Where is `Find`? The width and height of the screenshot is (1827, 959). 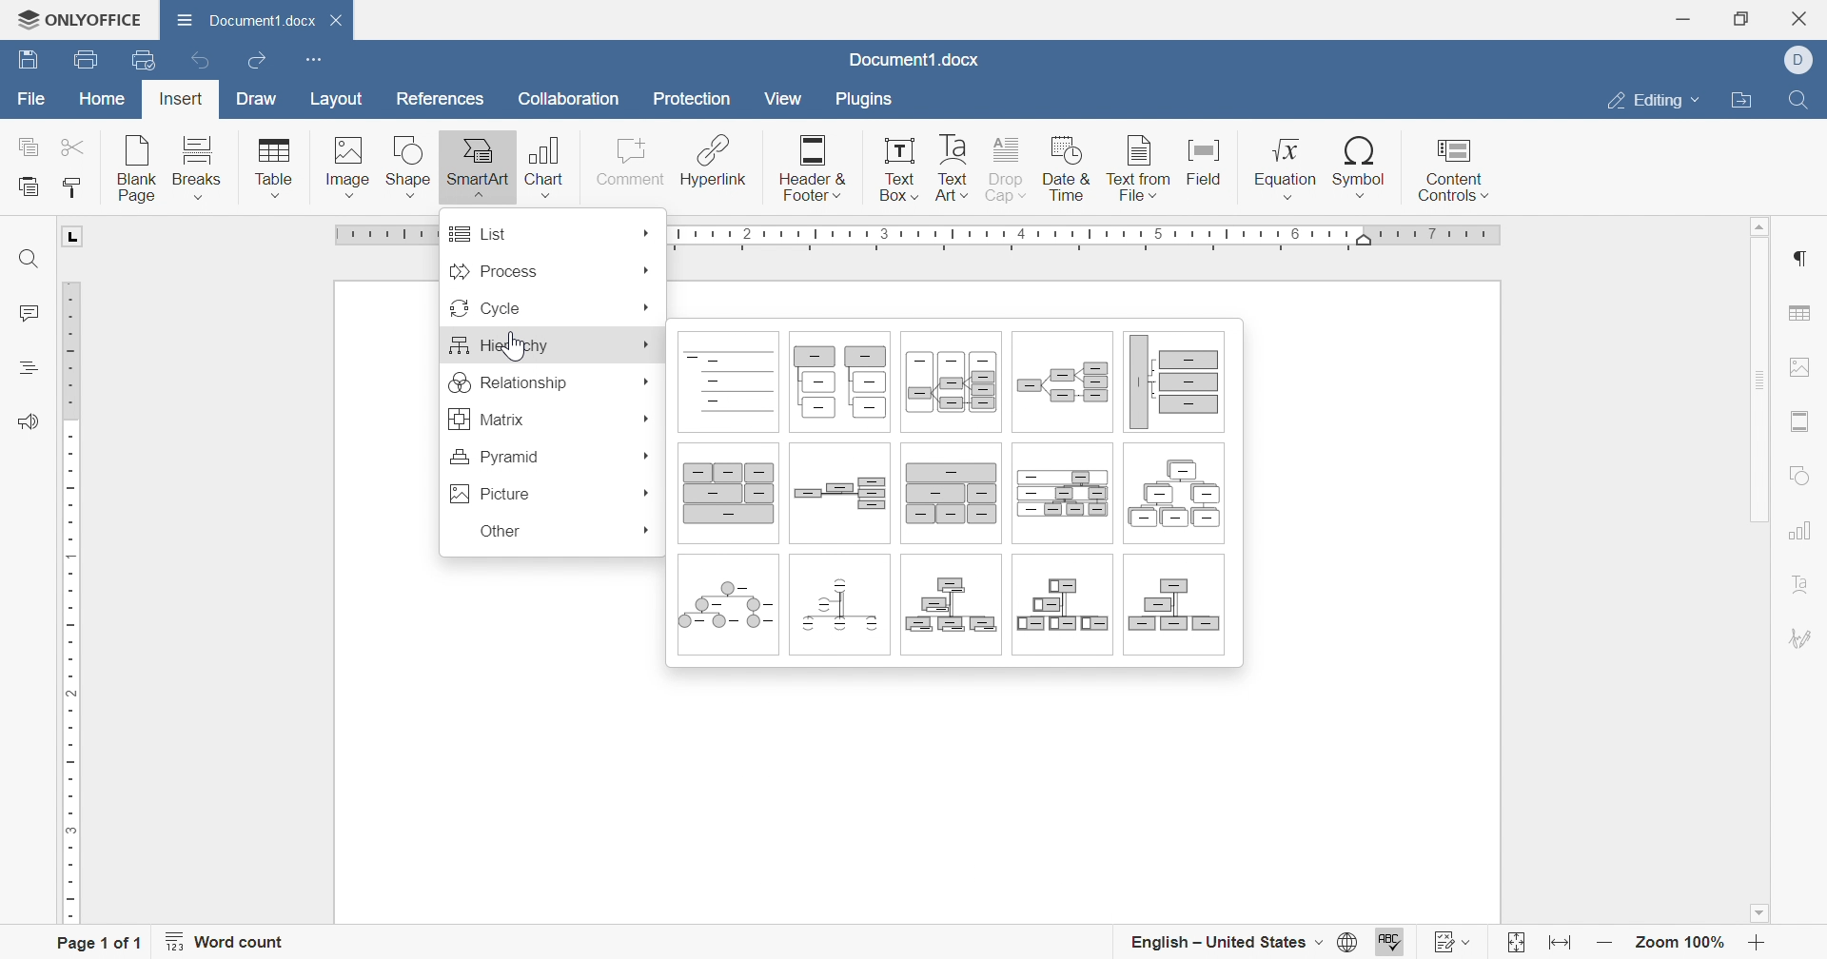
Find is located at coordinates (1803, 99).